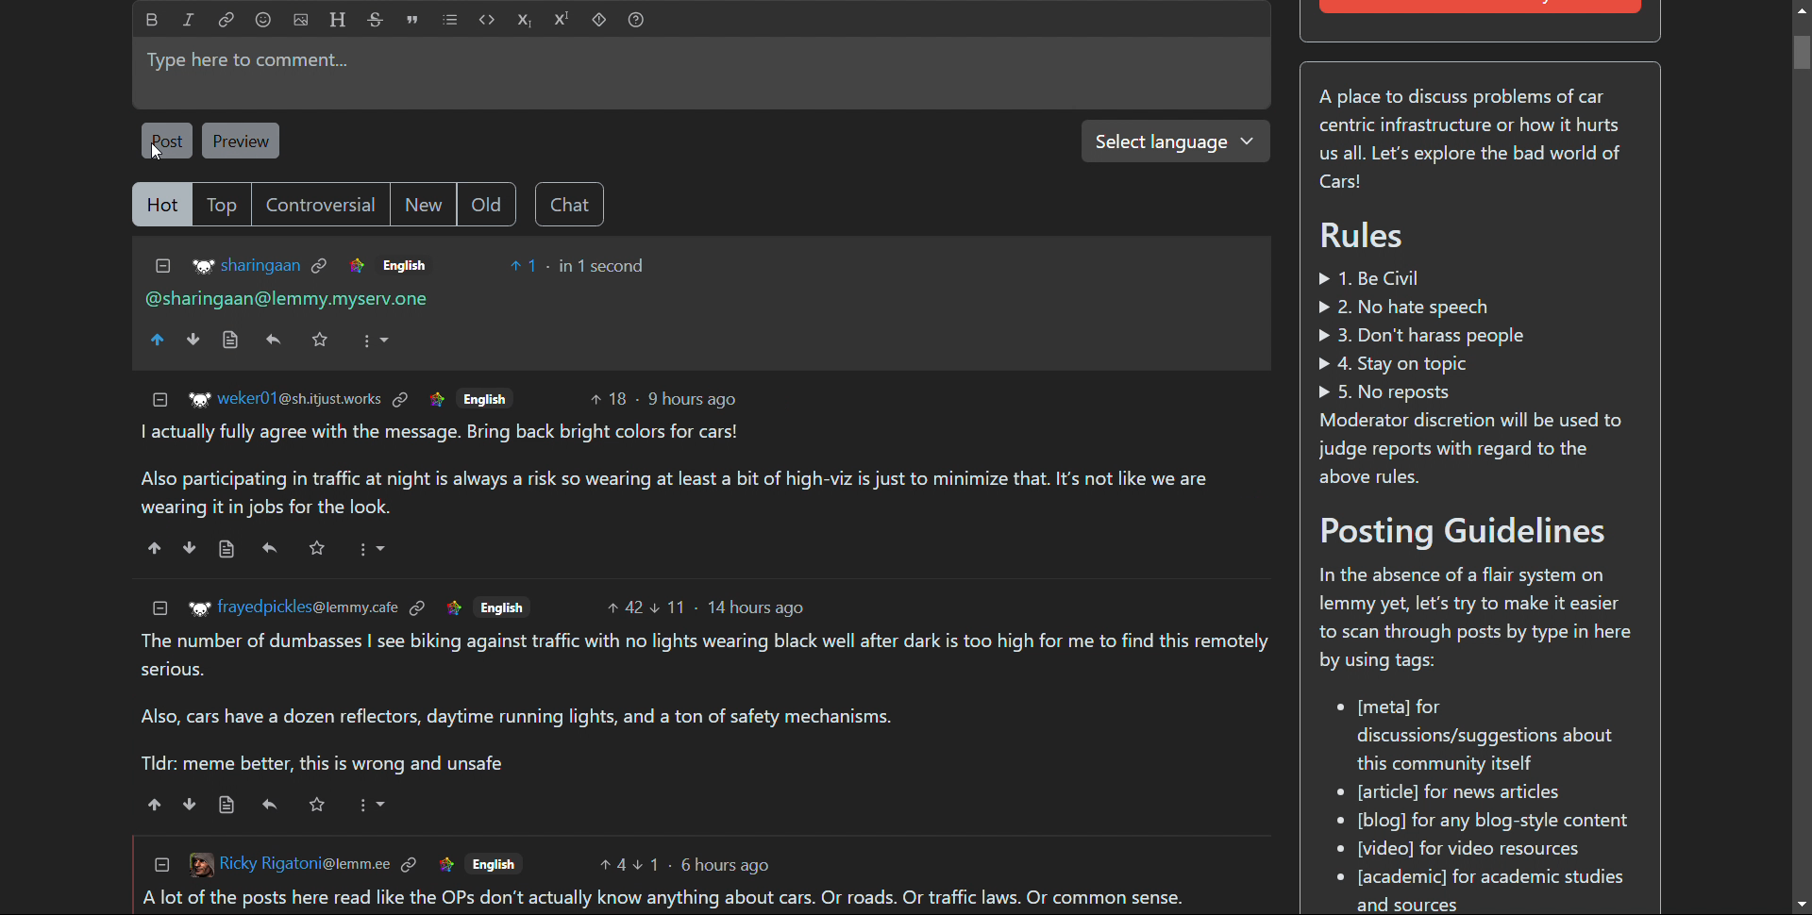 This screenshot has height=915, width=1812. I want to click on in 1 second, so click(605, 265).